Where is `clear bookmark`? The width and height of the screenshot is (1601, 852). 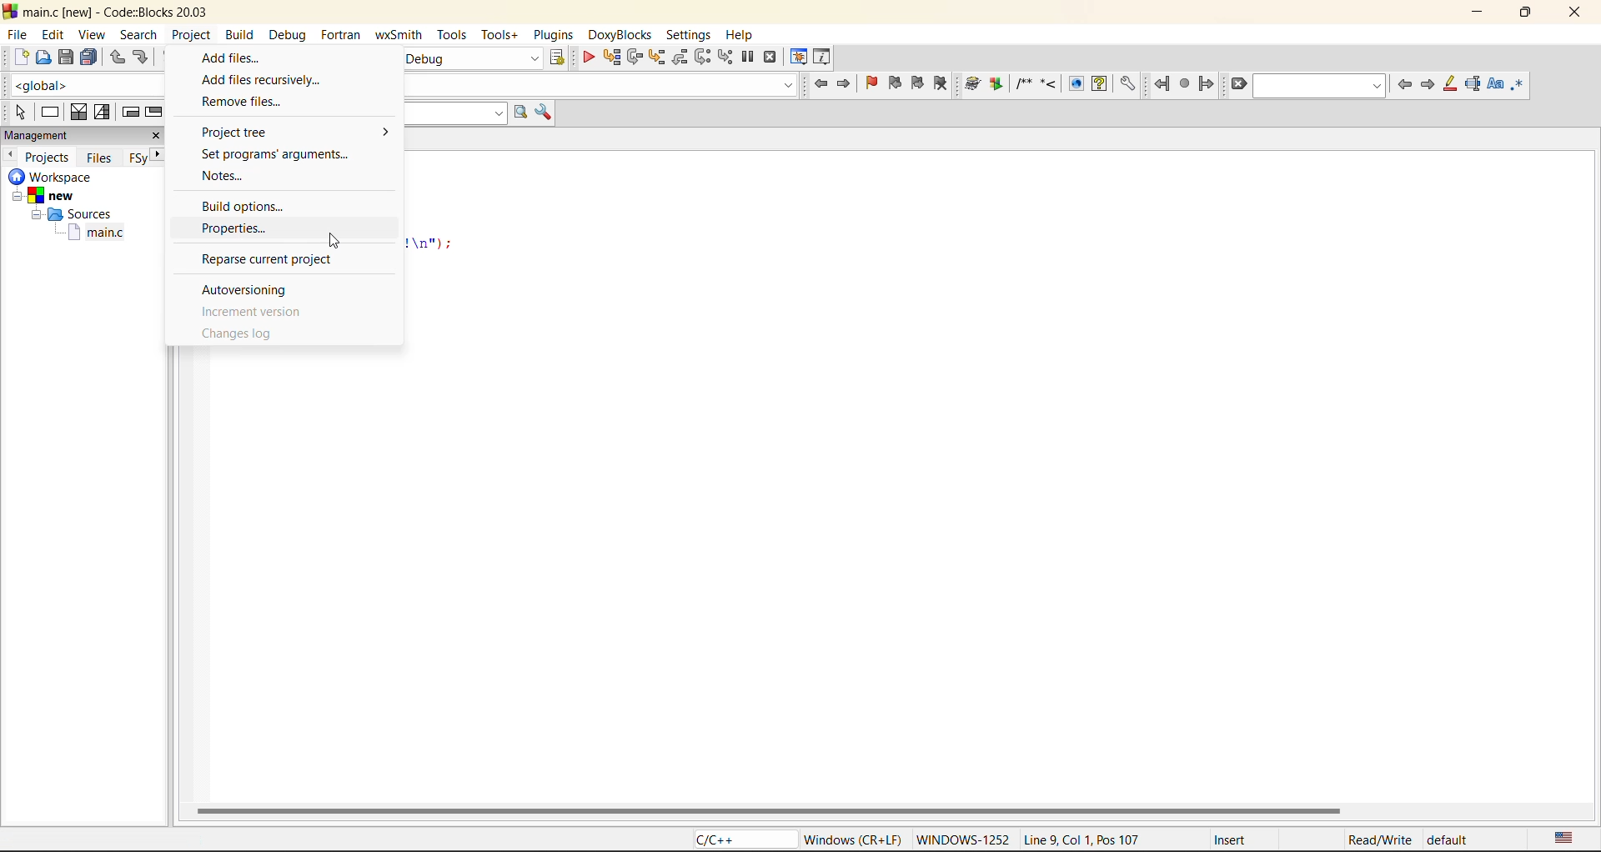 clear bookmark is located at coordinates (944, 86).